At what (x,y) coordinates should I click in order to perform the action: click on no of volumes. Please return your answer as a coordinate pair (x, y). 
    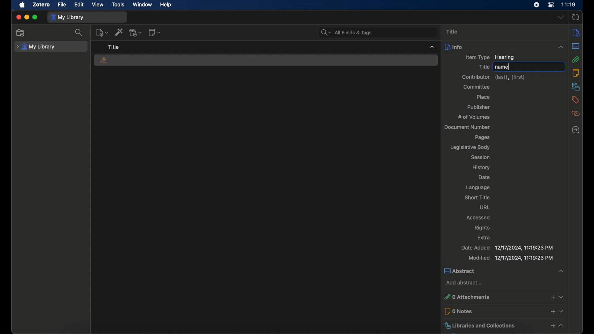
    Looking at the image, I should click on (474, 117).